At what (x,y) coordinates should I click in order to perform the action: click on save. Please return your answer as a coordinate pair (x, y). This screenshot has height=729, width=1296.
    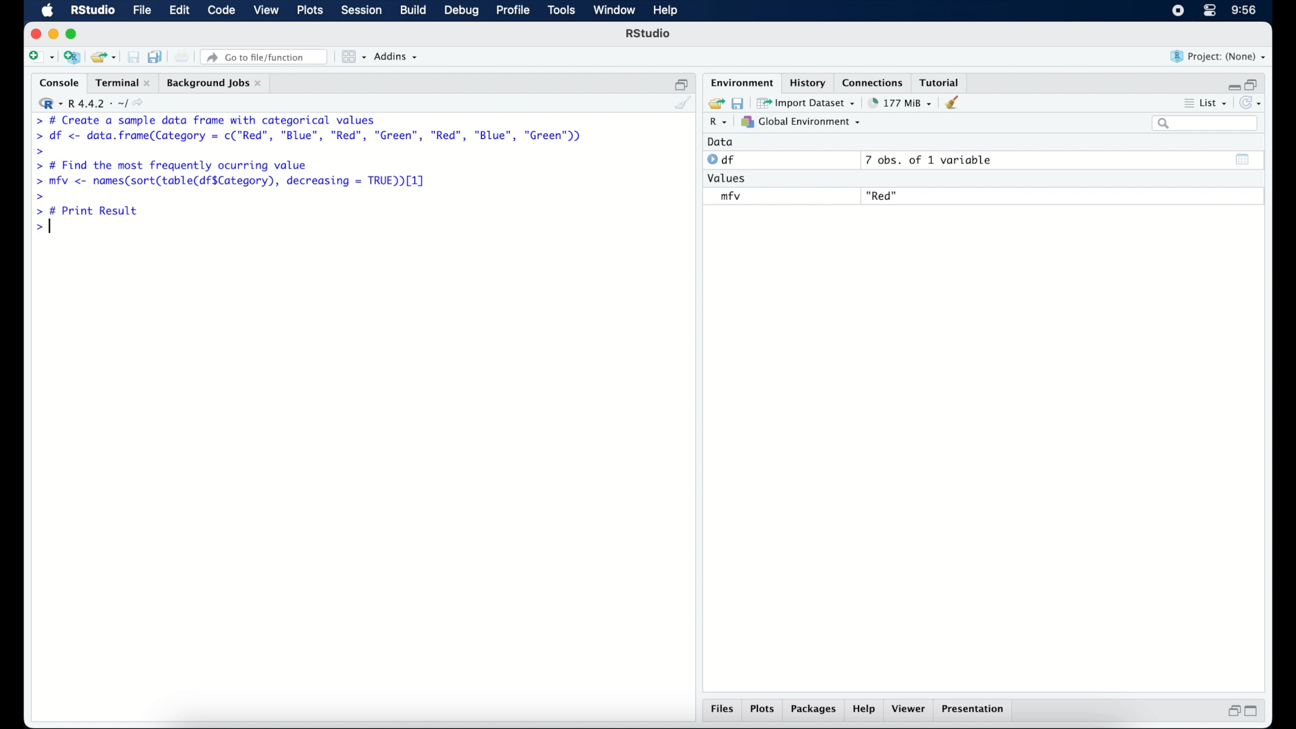
    Looking at the image, I should click on (131, 55).